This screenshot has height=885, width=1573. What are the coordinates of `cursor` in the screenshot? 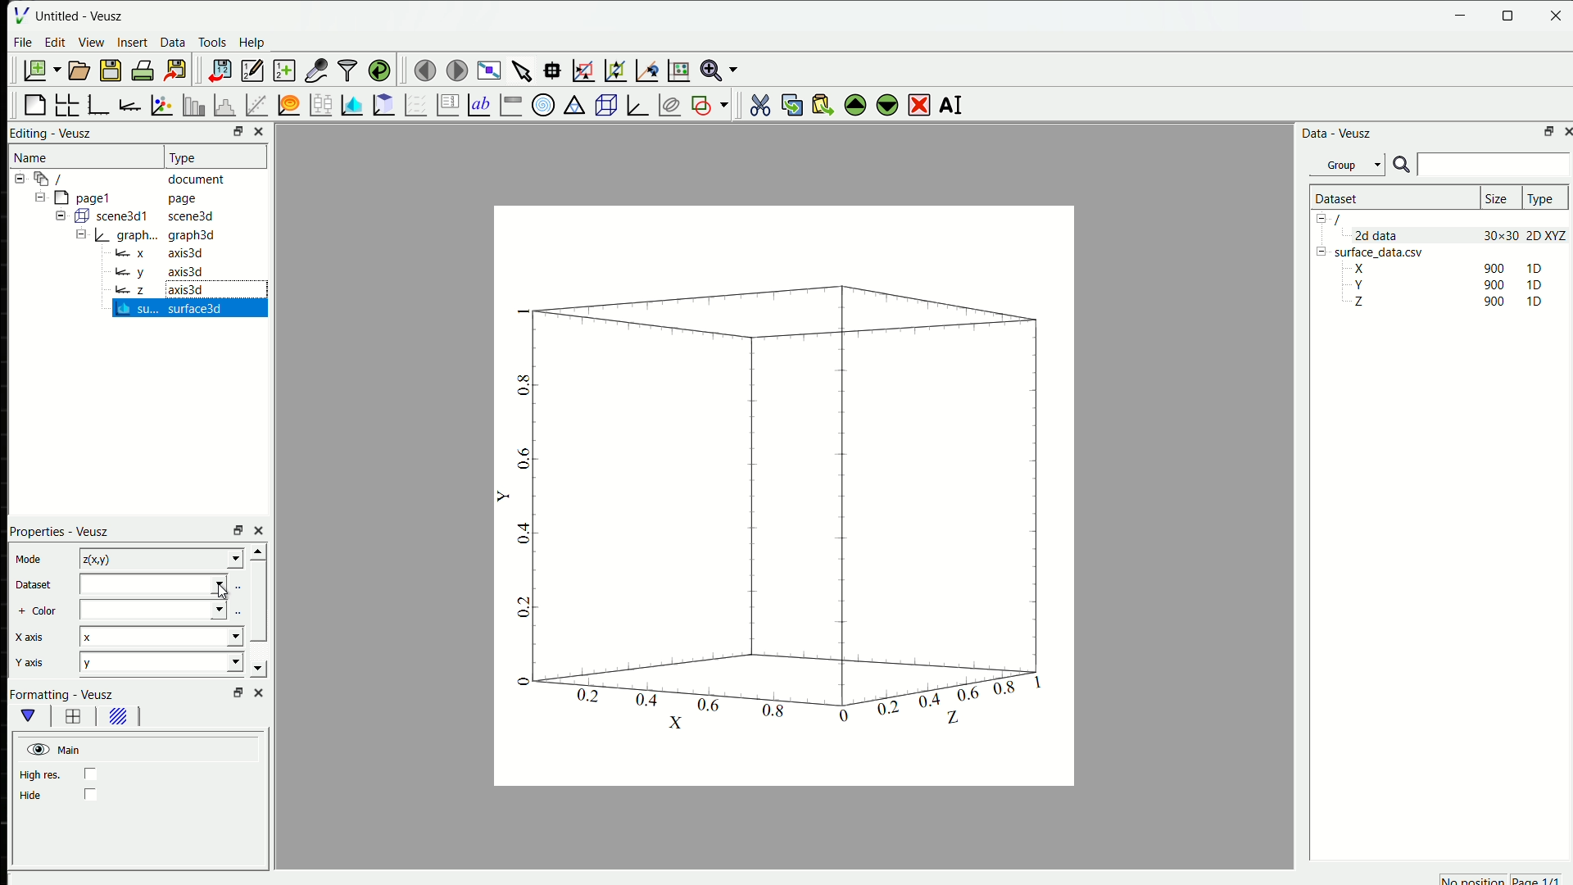 It's located at (223, 591).